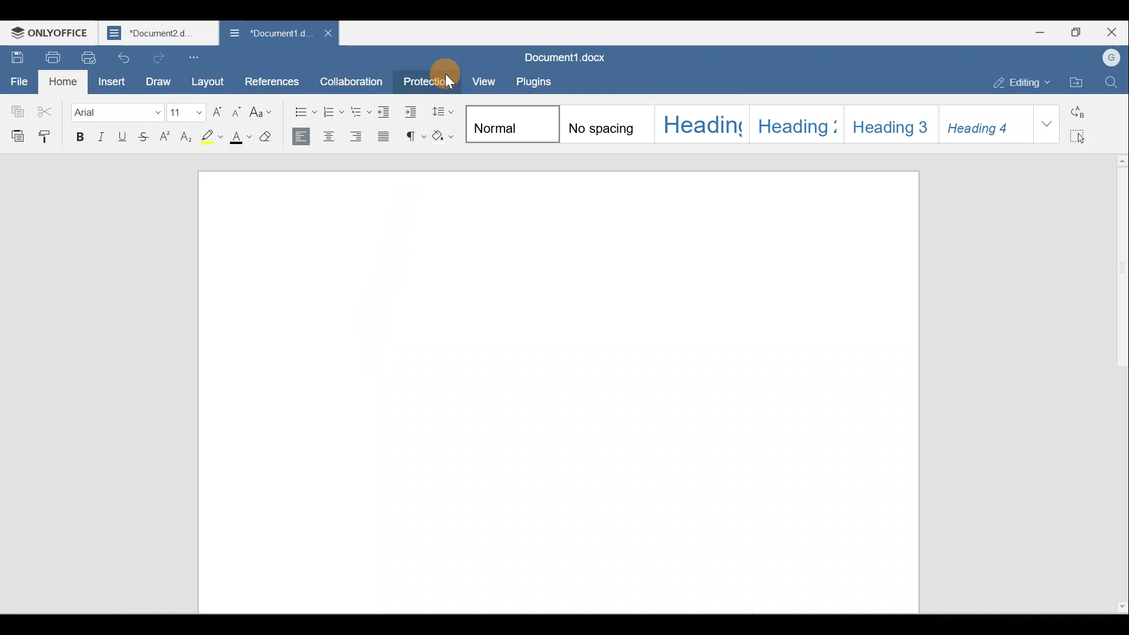 This screenshot has height=635, width=1129. Describe the element at coordinates (91, 56) in the screenshot. I see `Quick print` at that location.